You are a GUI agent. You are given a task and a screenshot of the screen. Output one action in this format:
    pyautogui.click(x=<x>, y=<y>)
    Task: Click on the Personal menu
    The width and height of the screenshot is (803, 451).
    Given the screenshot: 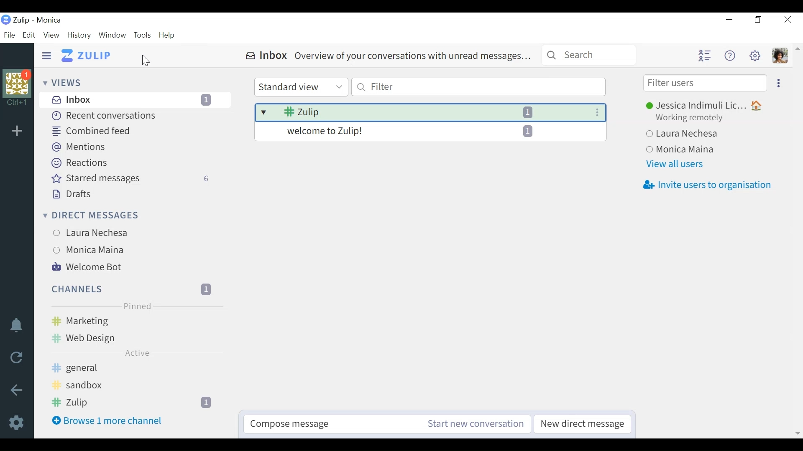 What is the action you would take?
    pyautogui.click(x=780, y=56)
    